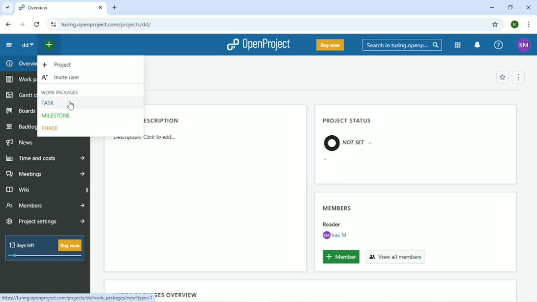  Describe the element at coordinates (60, 92) in the screenshot. I see `Work packages` at that location.